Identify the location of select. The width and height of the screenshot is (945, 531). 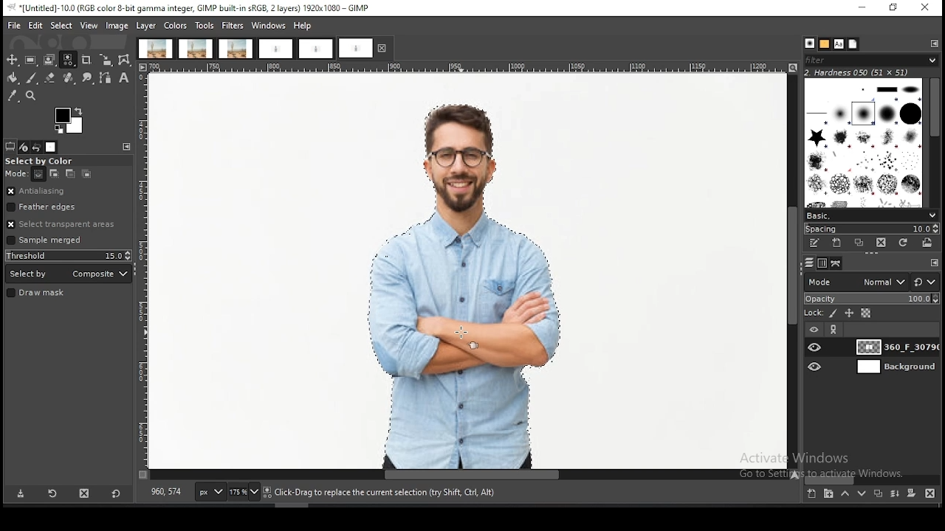
(63, 25).